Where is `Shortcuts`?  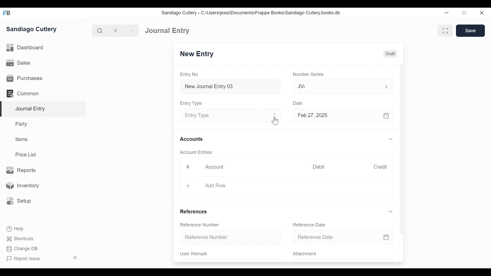 Shortcuts is located at coordinates (21, 239).